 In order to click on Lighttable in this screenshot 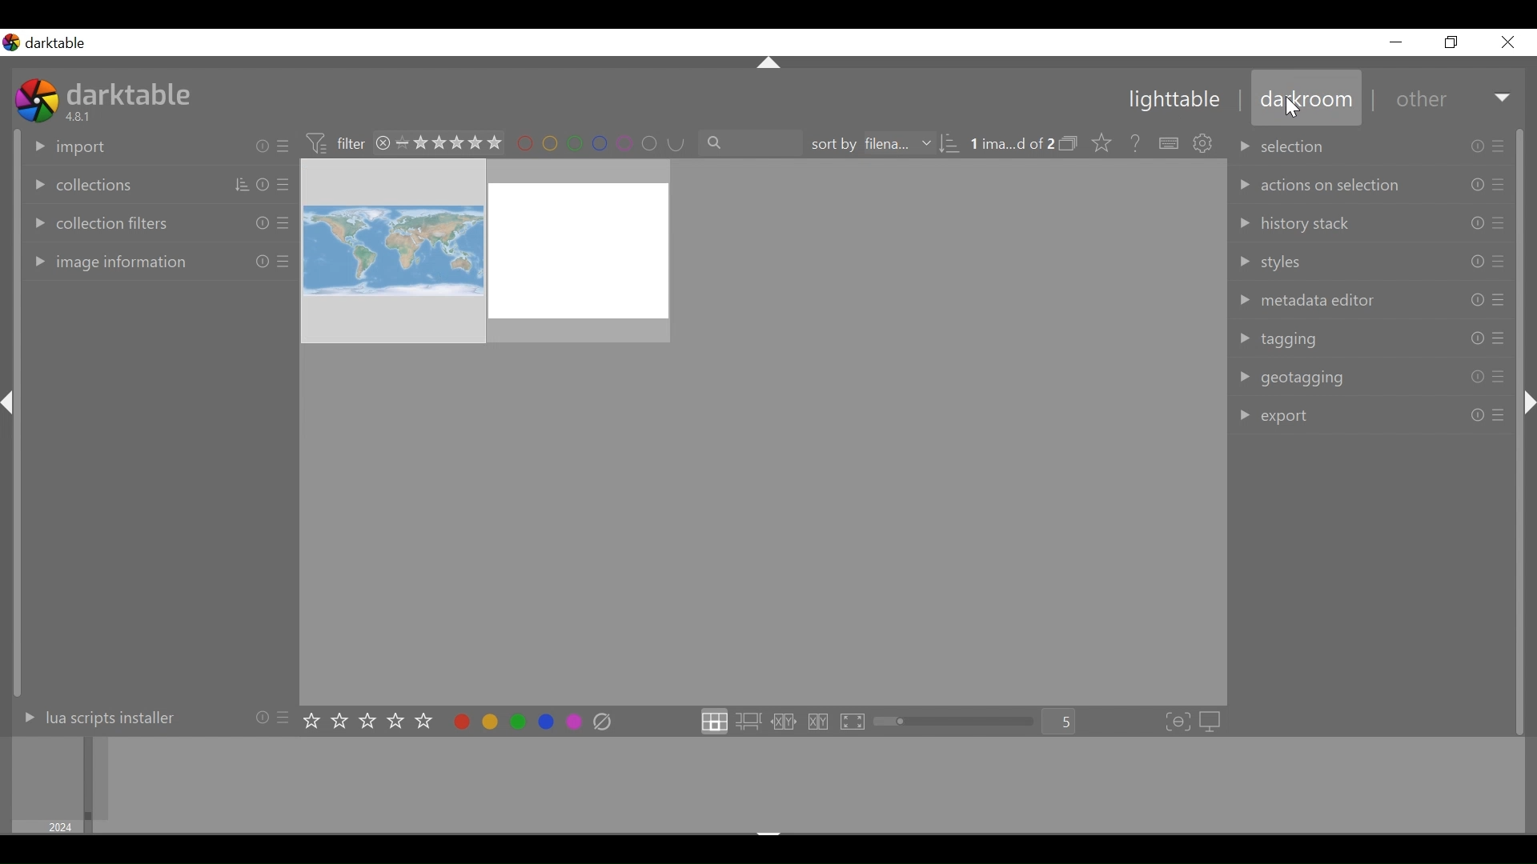, I will do `click(1166, 98)`.